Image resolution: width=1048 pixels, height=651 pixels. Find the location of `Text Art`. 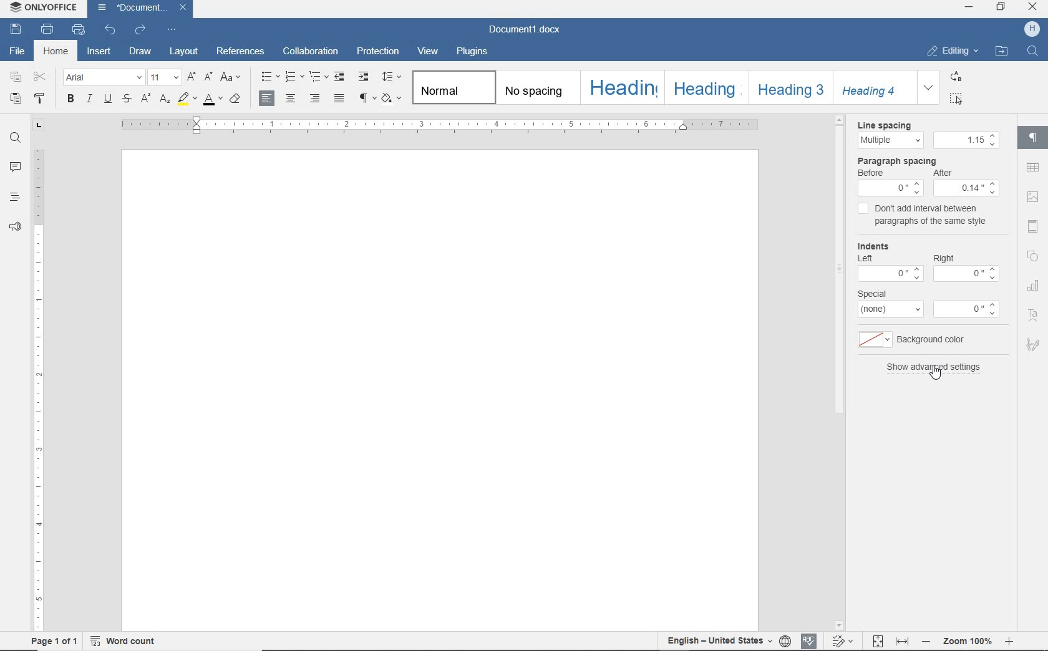

Text Art is located at coordinates (1034, 316).